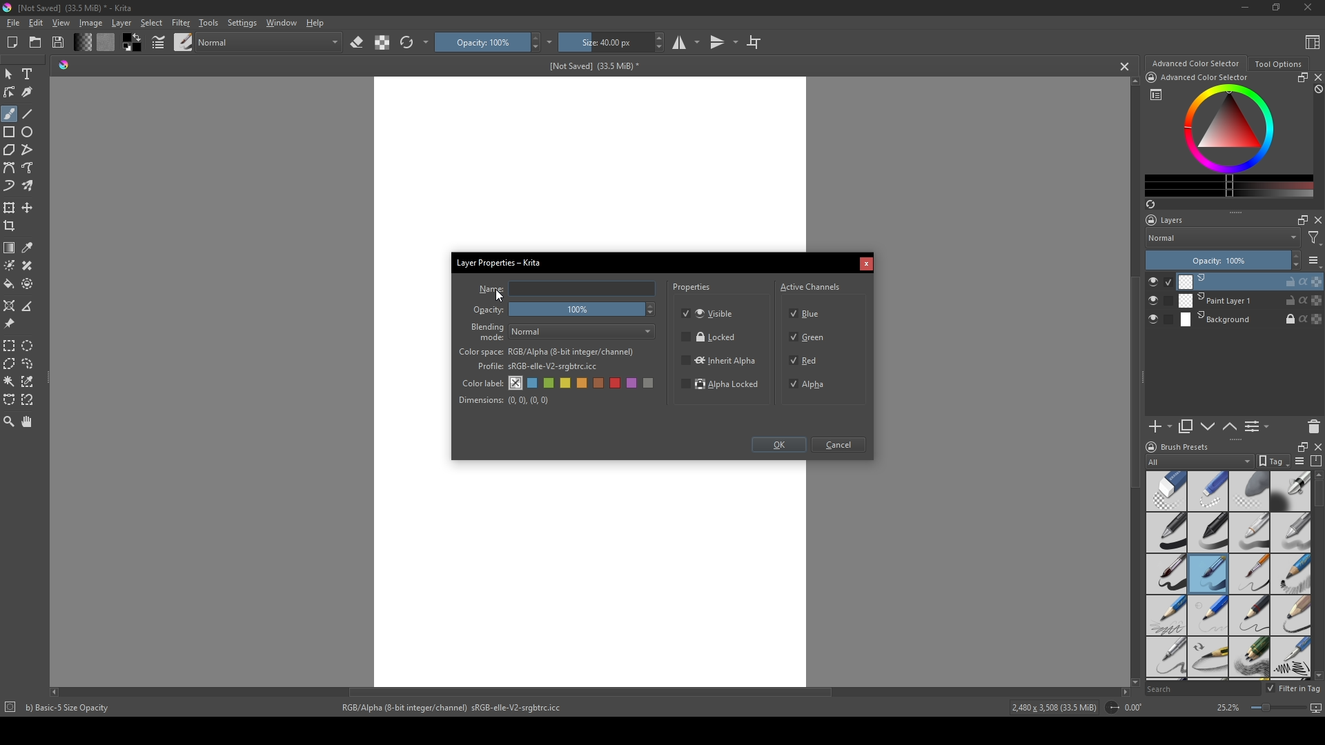 This screenshot has height=745, width=1325. What do you see at coordinates (180, 23) in the screenshot?
I see `Filter` at bounding box center [180, 23].